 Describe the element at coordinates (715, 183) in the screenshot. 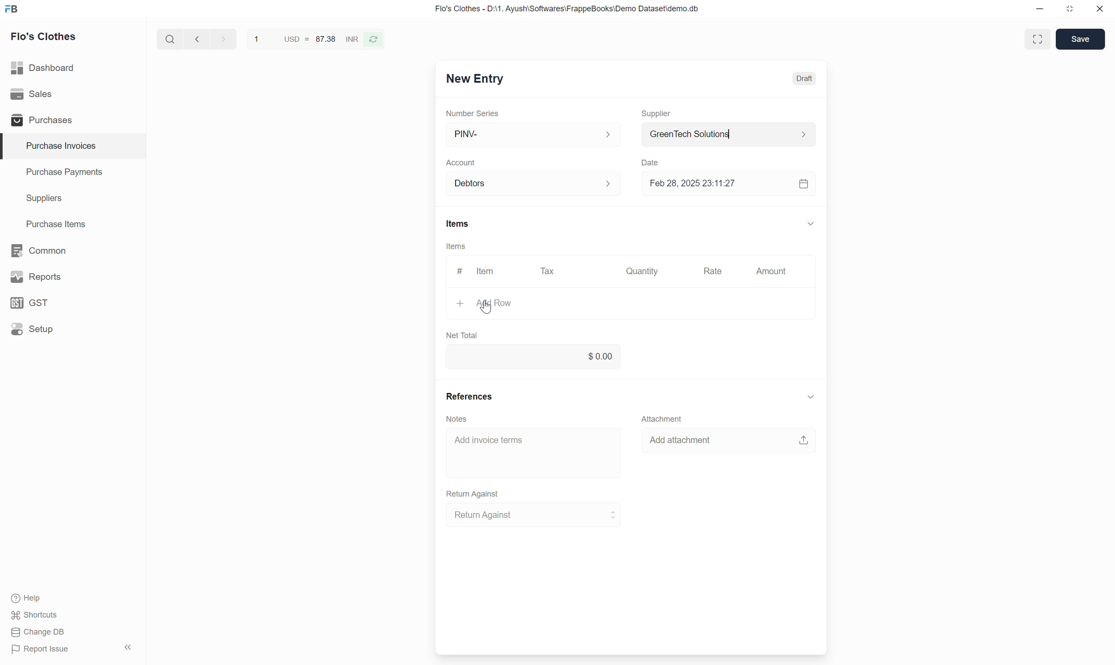

I see `Feb 28, 2025 23:11:27` at that location.